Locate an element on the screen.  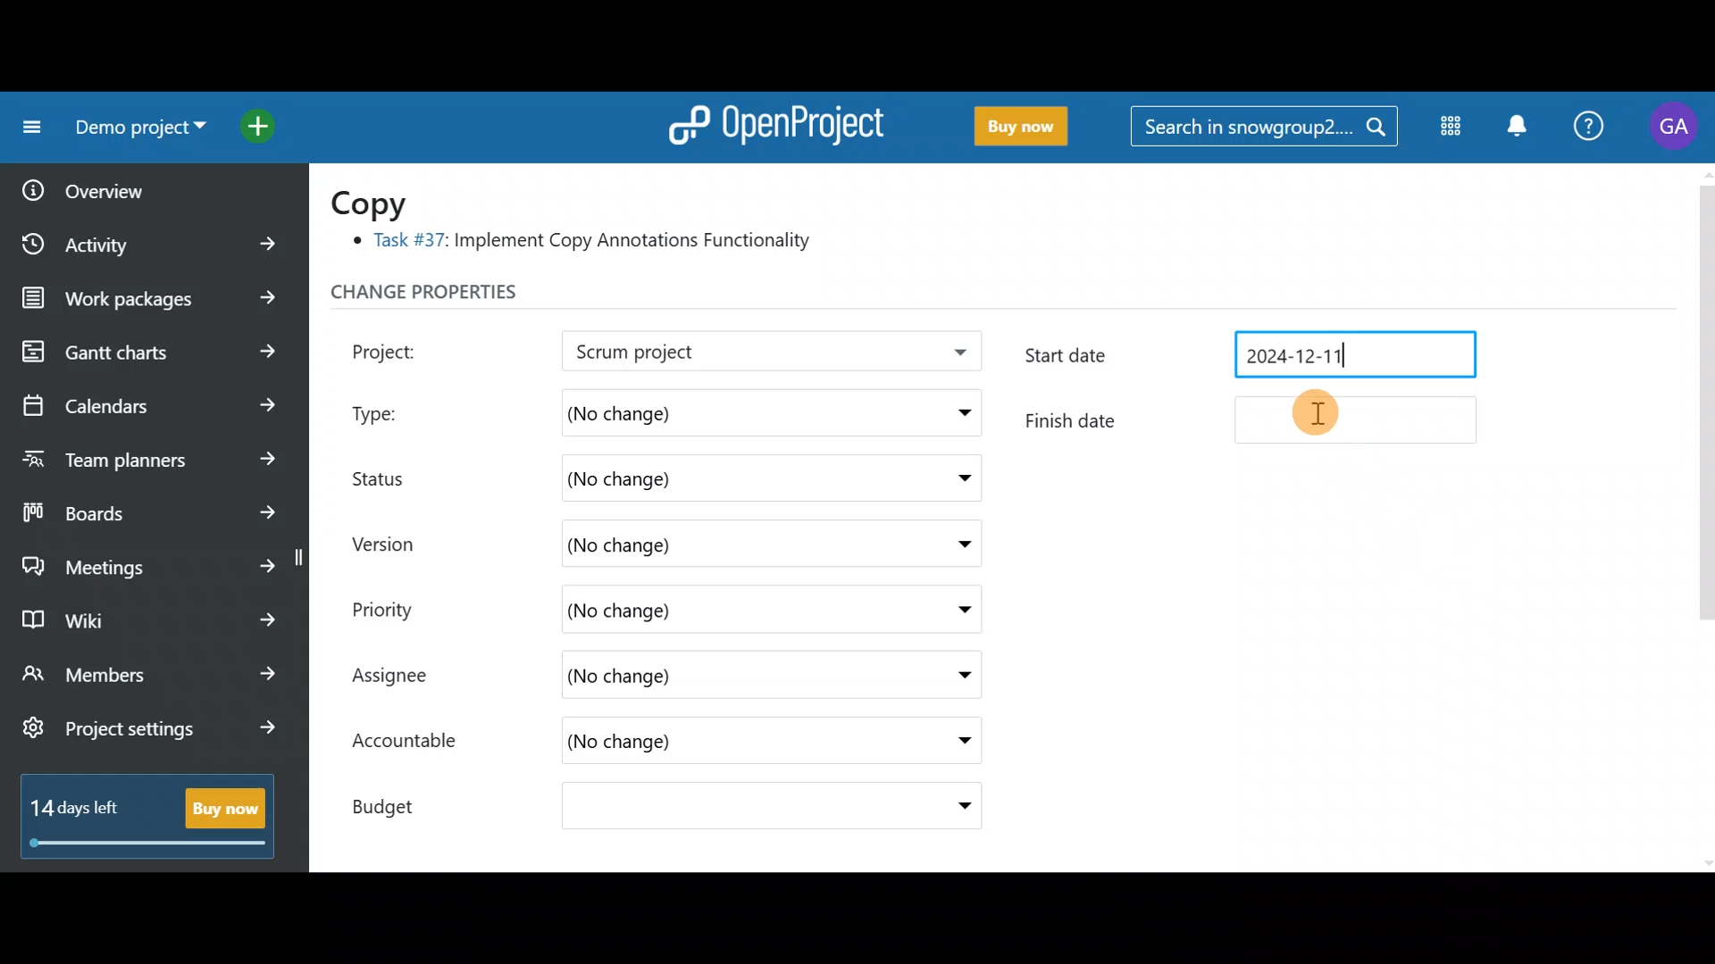
Overview is located at coordinates (135, 185).